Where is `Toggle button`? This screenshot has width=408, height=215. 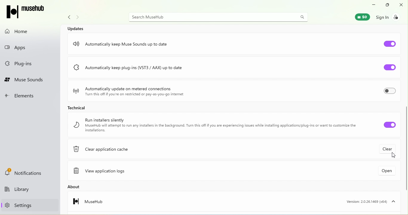 Toggle button is located at coordinates (387, 68).